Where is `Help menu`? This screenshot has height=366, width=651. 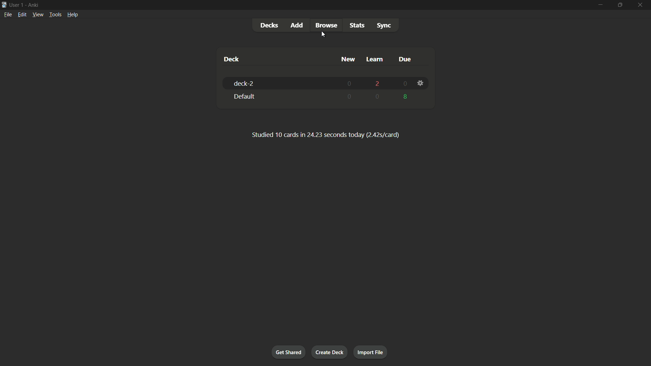
Help menu is located at coordinates (74, 15).